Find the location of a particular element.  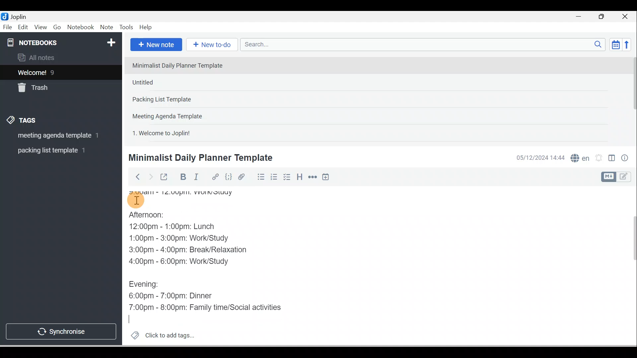

3:00pm - 4:00pm: Break/Relaxation is located at coordinates (202, 251).